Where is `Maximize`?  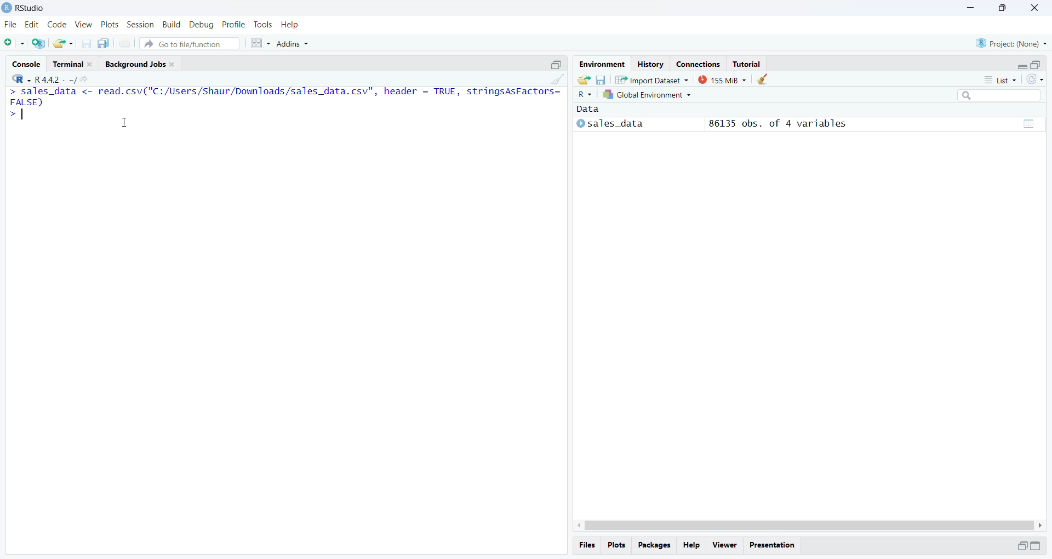 Maximize is located at coordinates (1036, 546).